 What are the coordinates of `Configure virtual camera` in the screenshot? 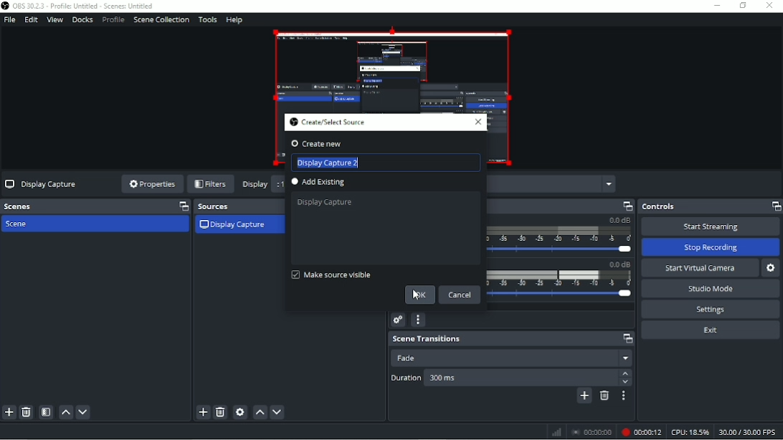 It's located at (771, 268).